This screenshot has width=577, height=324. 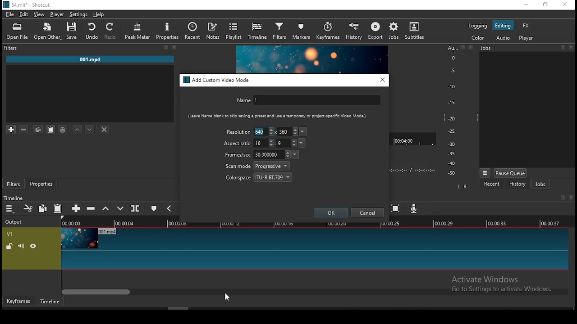 I want to click on restore, so click(x=165, y=48).